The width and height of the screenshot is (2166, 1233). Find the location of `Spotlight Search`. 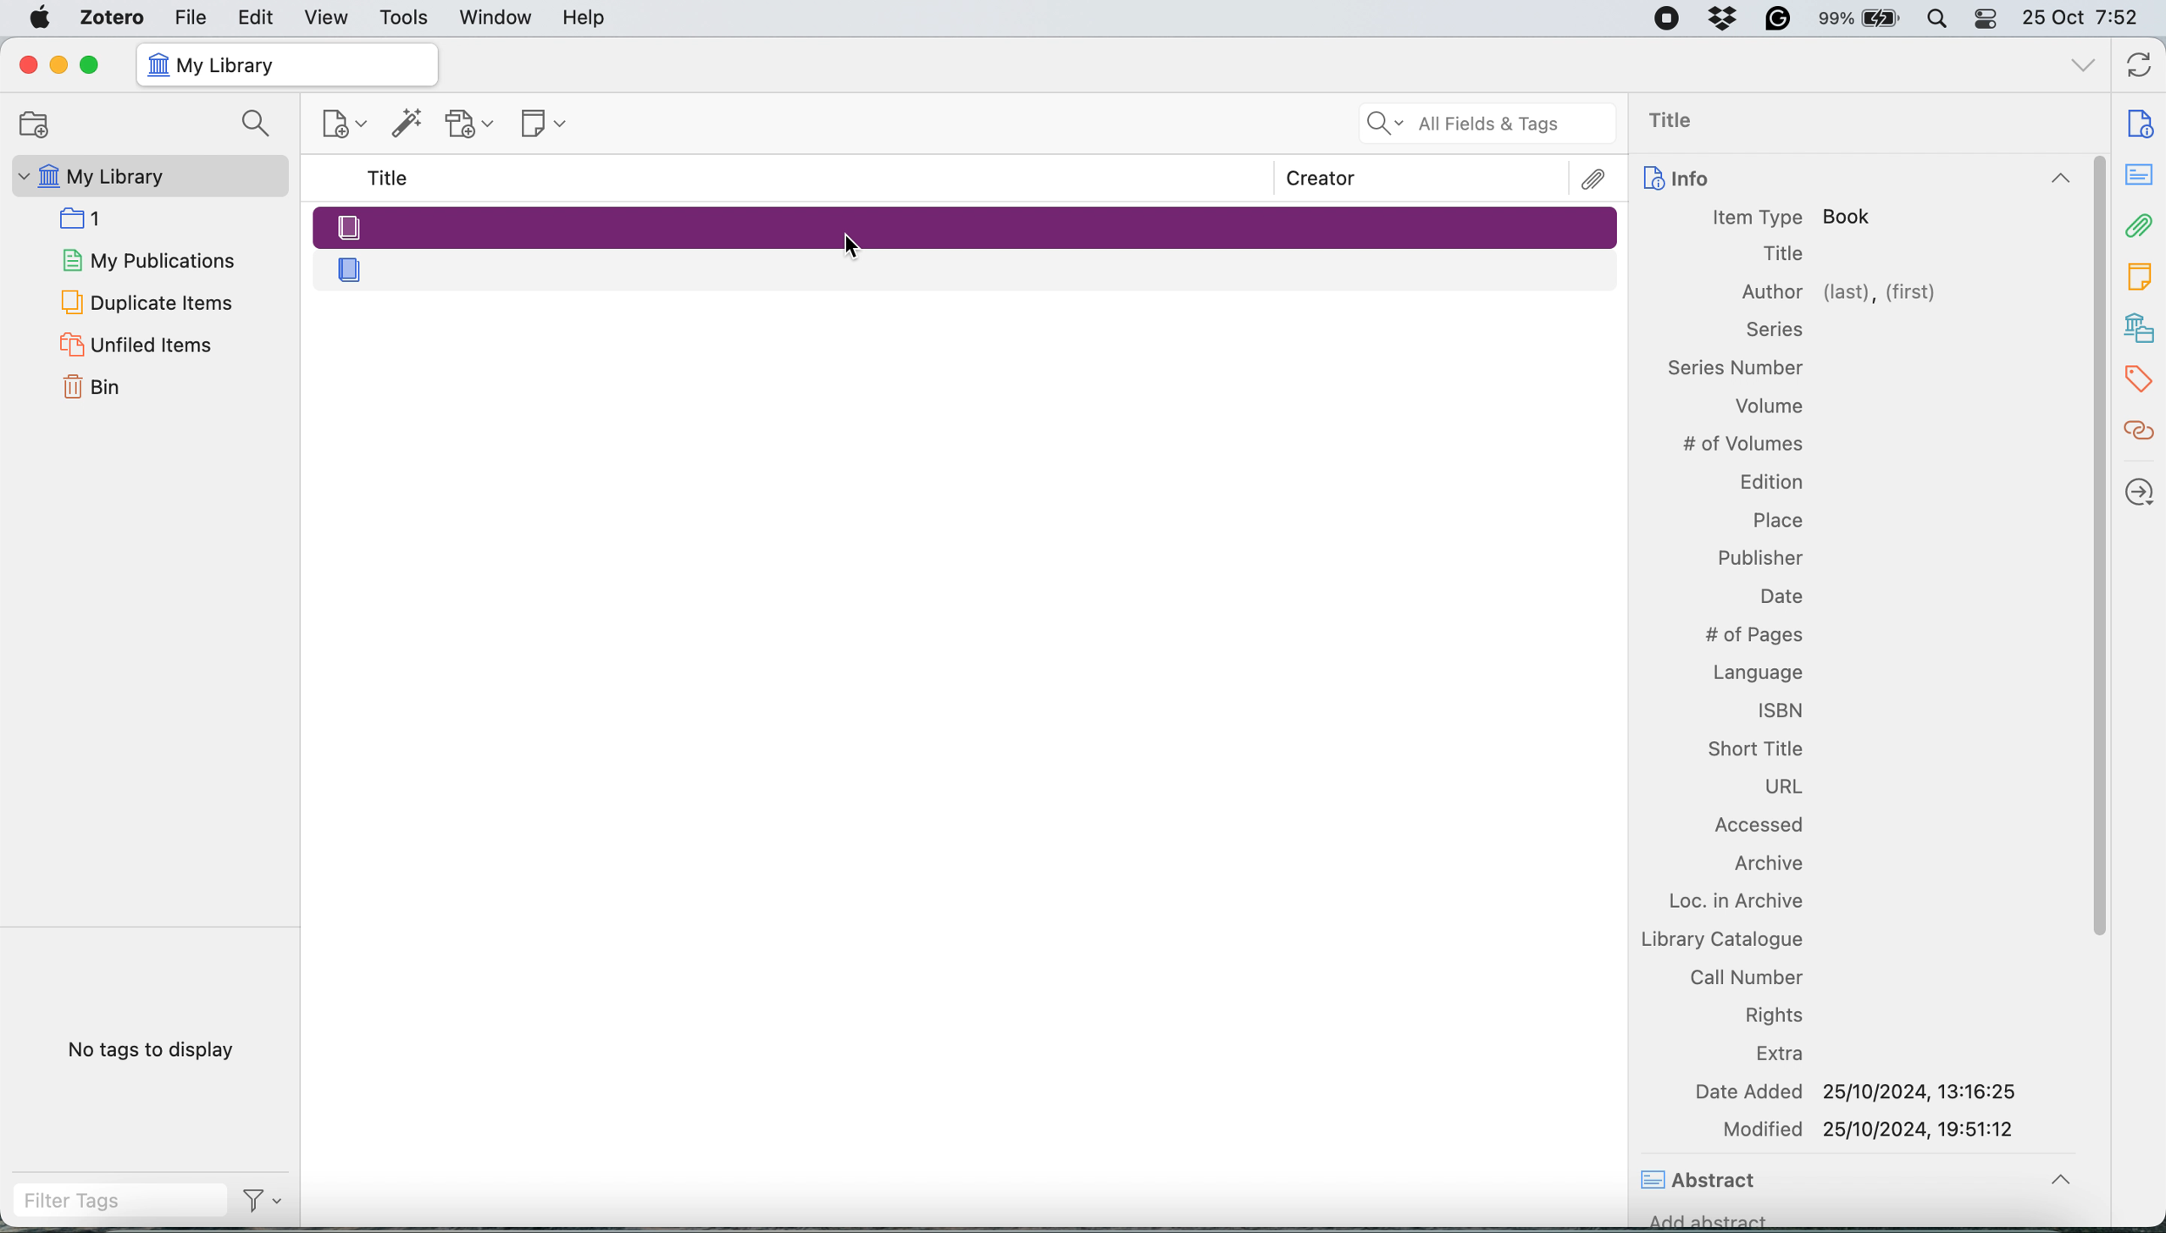

Spotlight Search is located at coordinates (1936, 19).